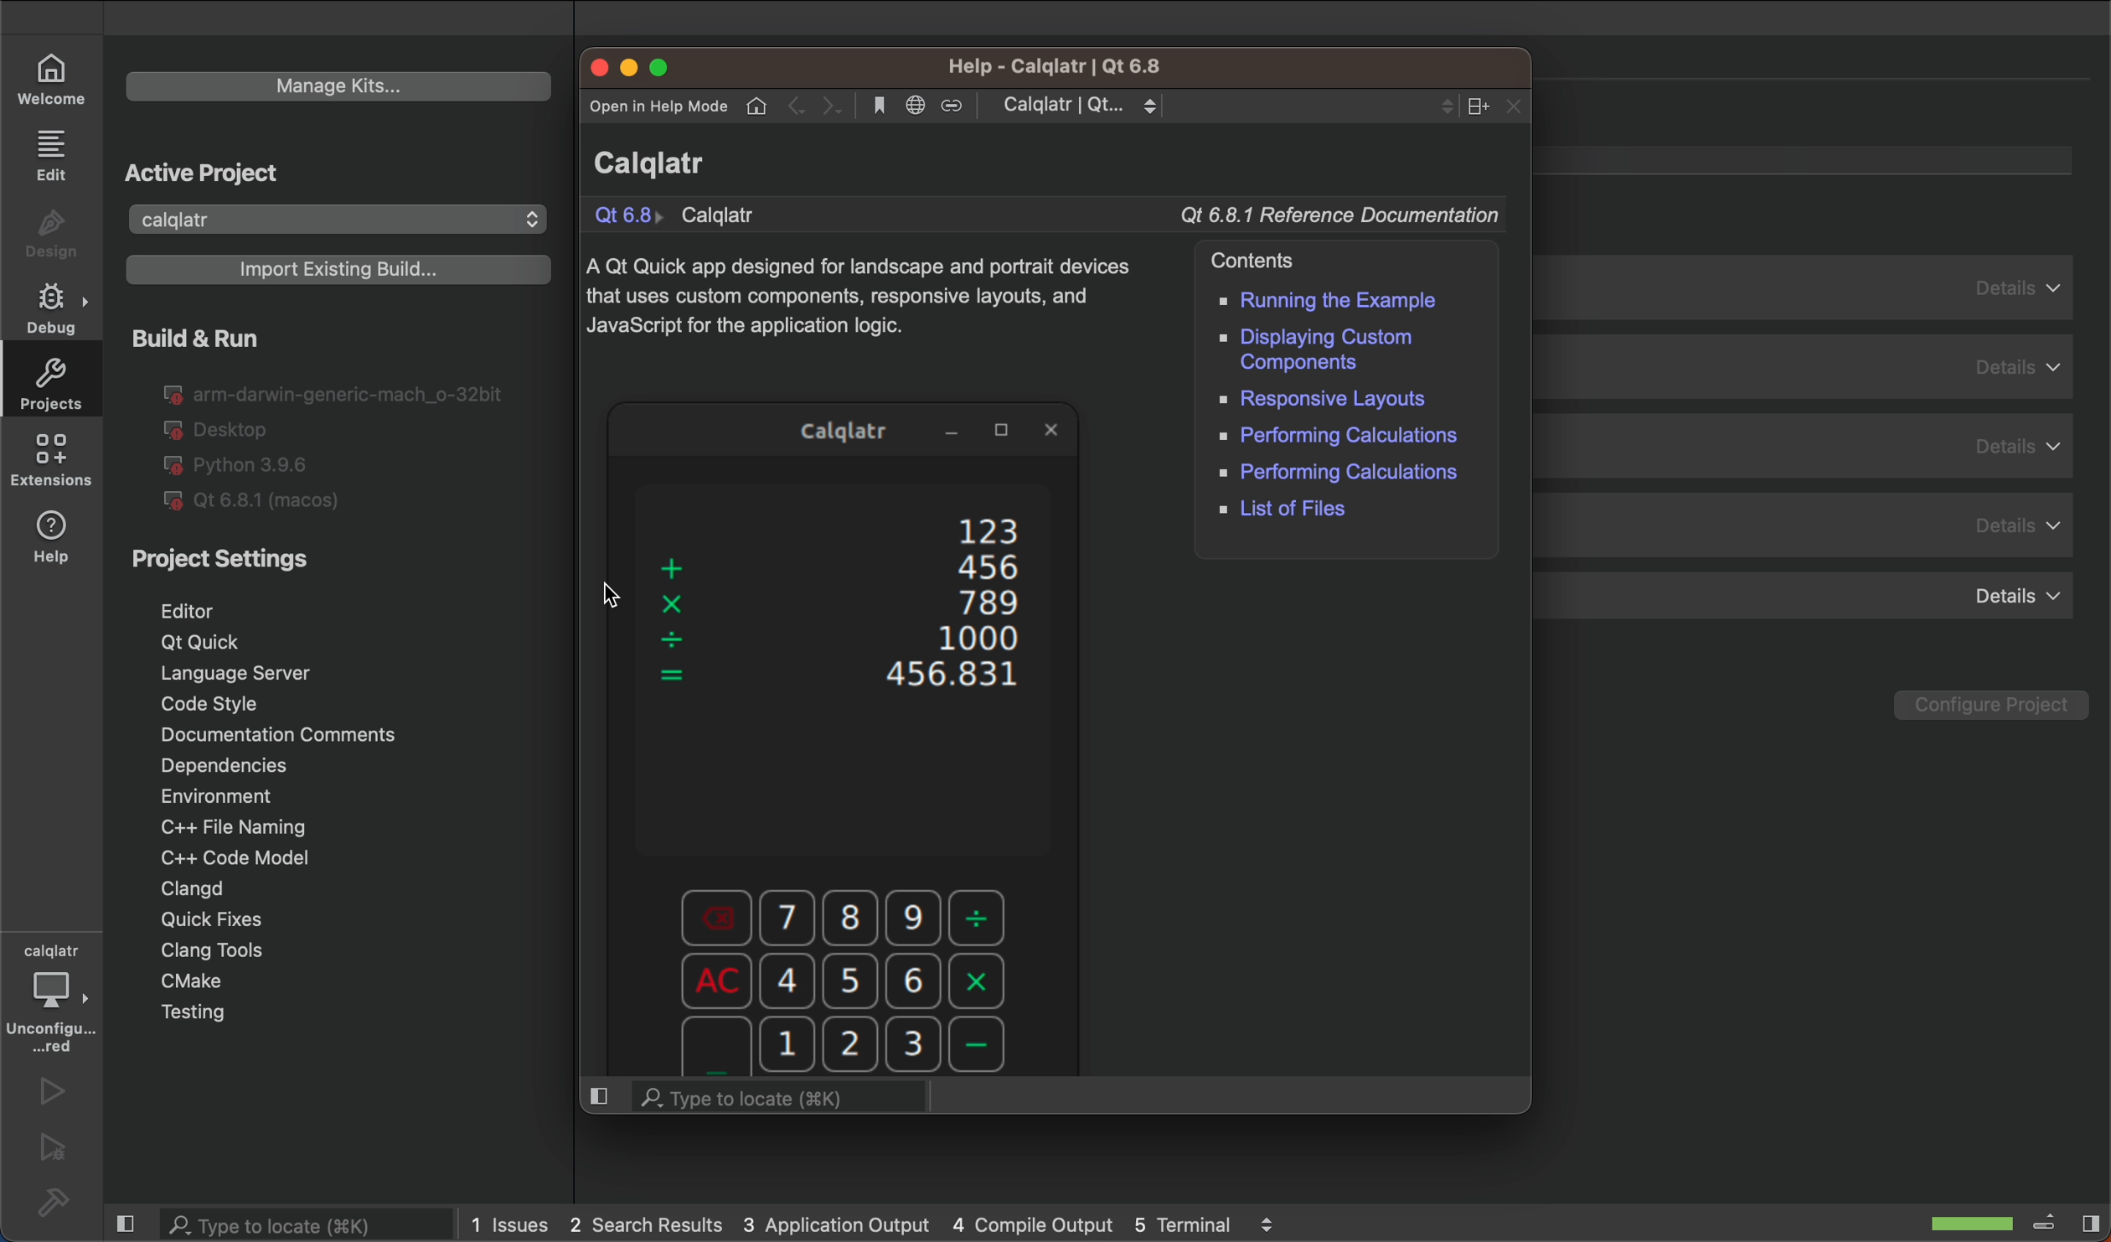  What do you see at coordinates (52, 545) in the screenshot?
I see `help` at bounding box center [52, 545].